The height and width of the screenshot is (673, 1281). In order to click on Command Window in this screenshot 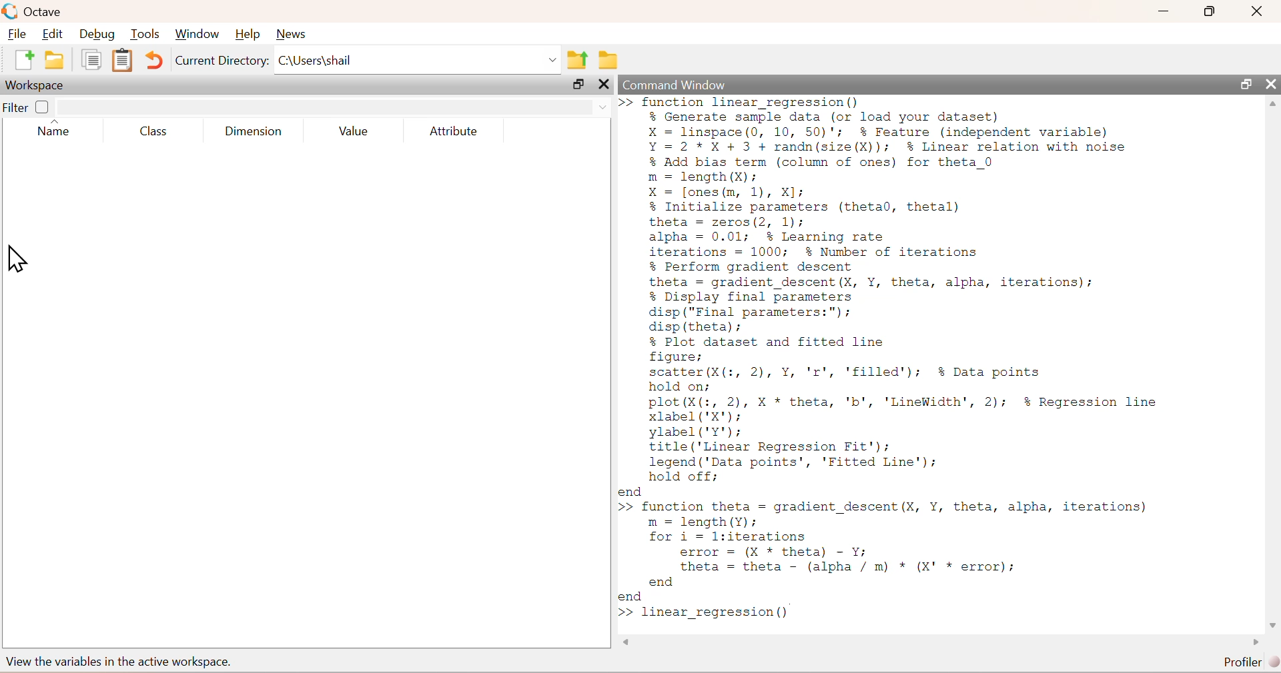, I will do `click(675, 85)`.